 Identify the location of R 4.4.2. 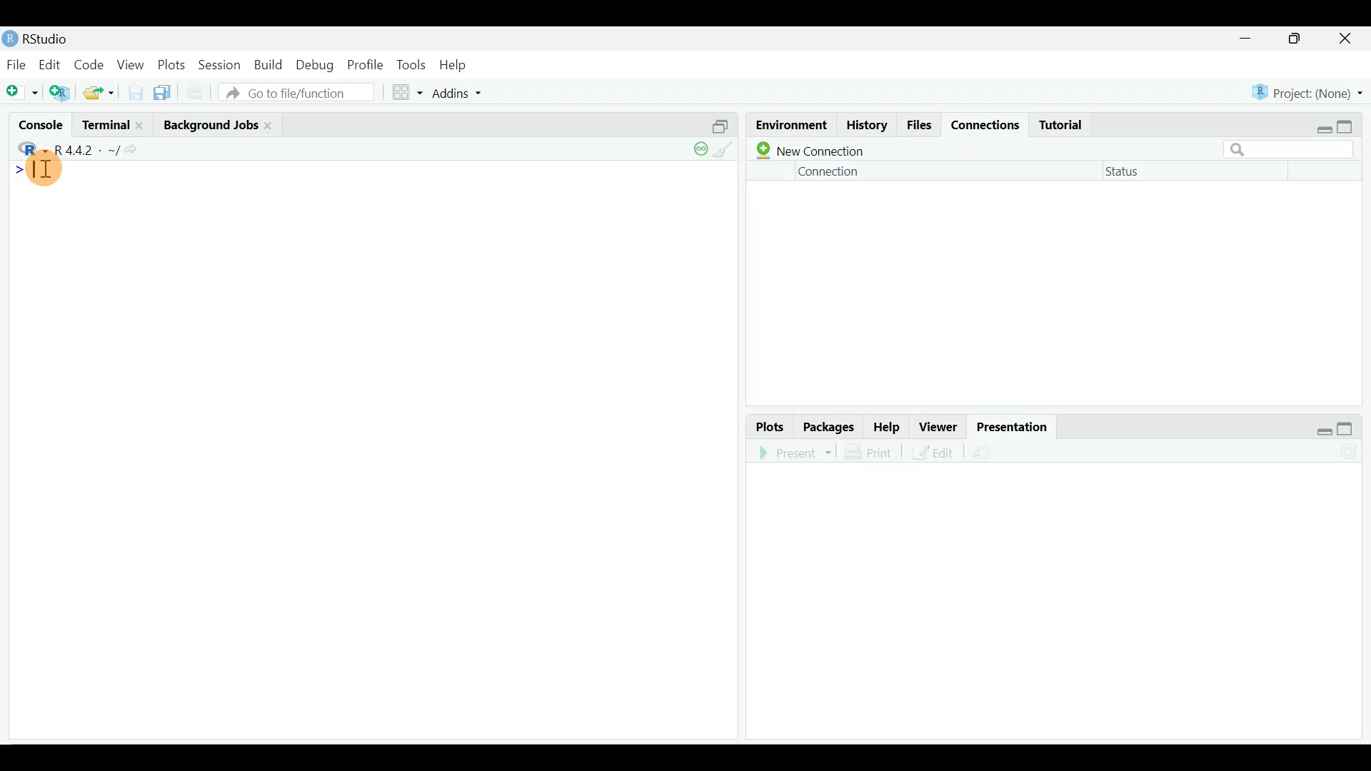
(87, 150).